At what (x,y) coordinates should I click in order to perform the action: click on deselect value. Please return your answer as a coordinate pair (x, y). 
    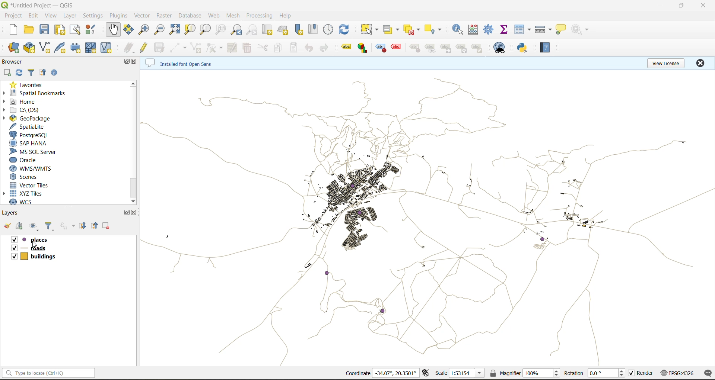
    Looking at the image, I should click on (411, 29).